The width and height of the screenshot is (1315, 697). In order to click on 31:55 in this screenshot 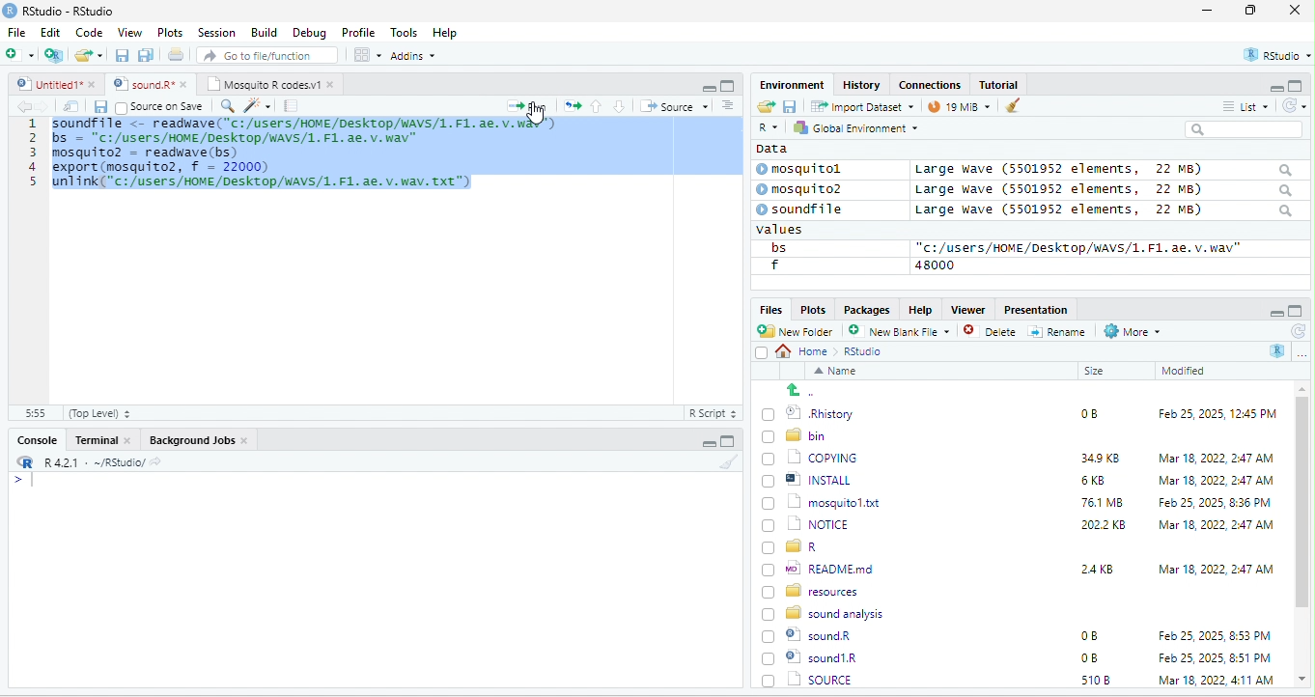, I will do `click(33, 413)`.